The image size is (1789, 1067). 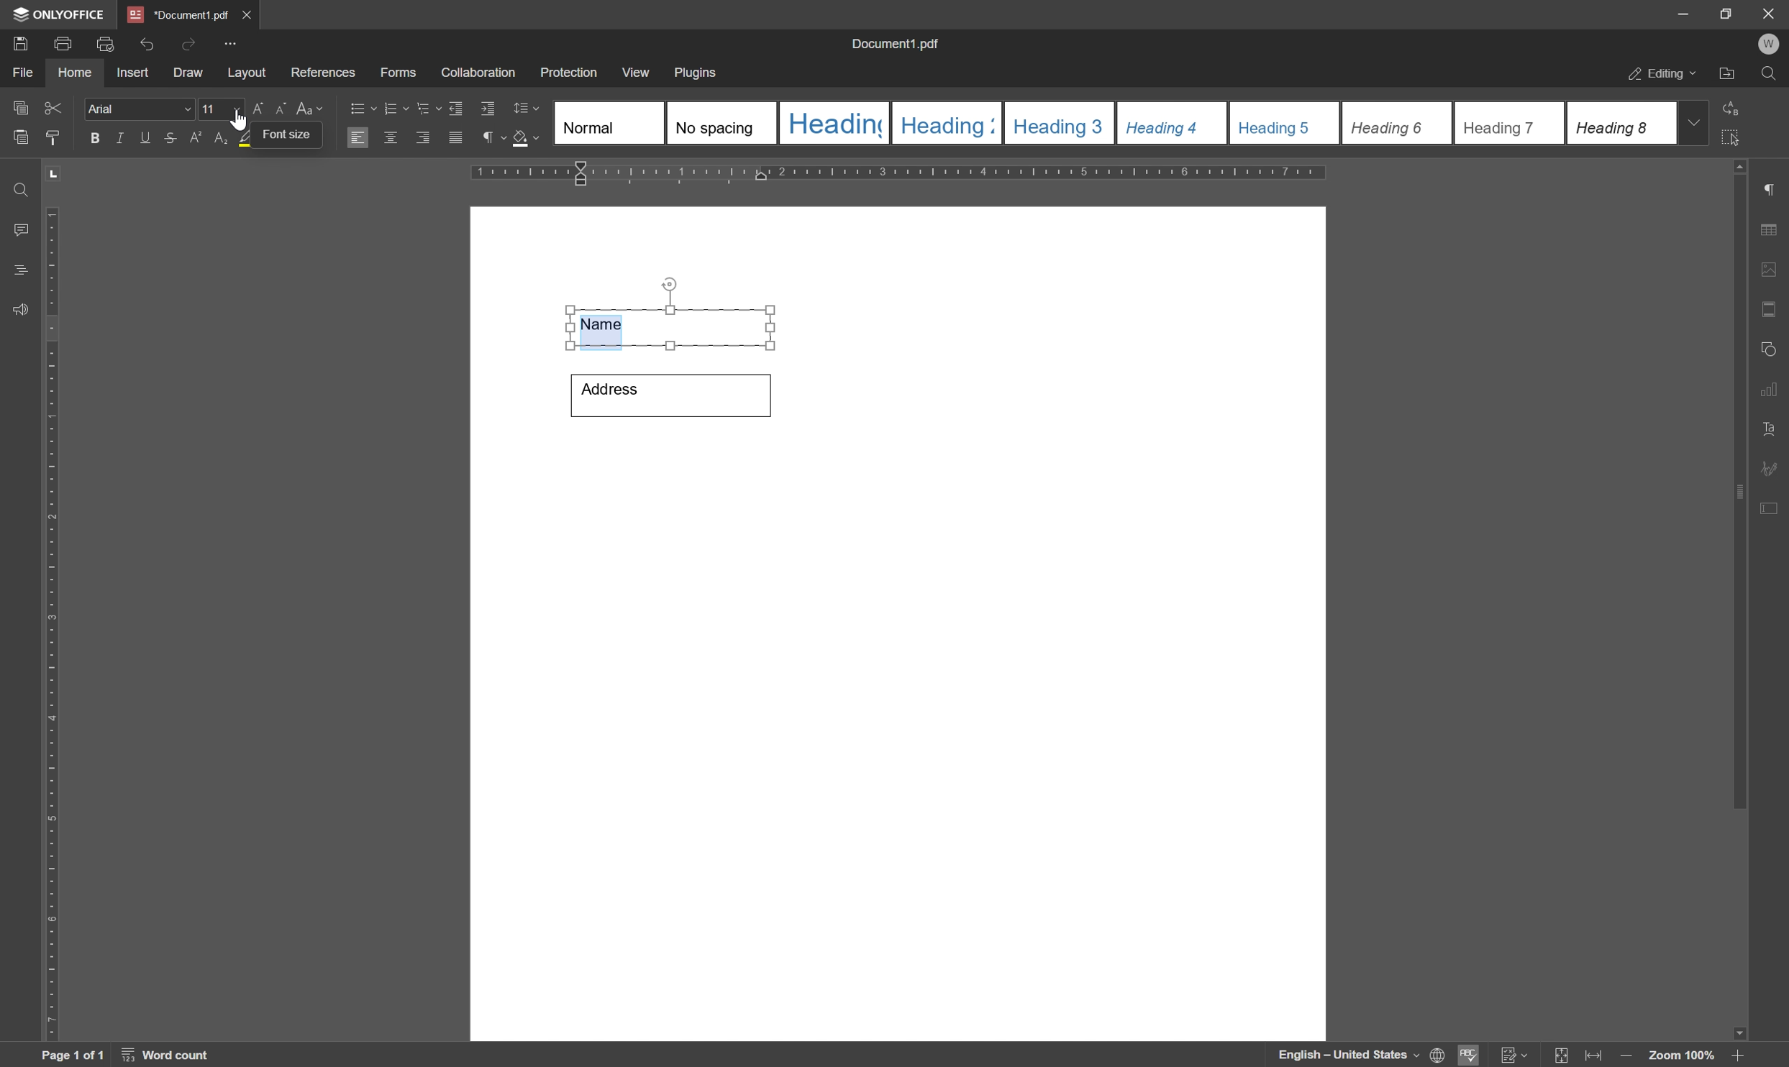 I want to click on plugins, so click(x=697, y=73).